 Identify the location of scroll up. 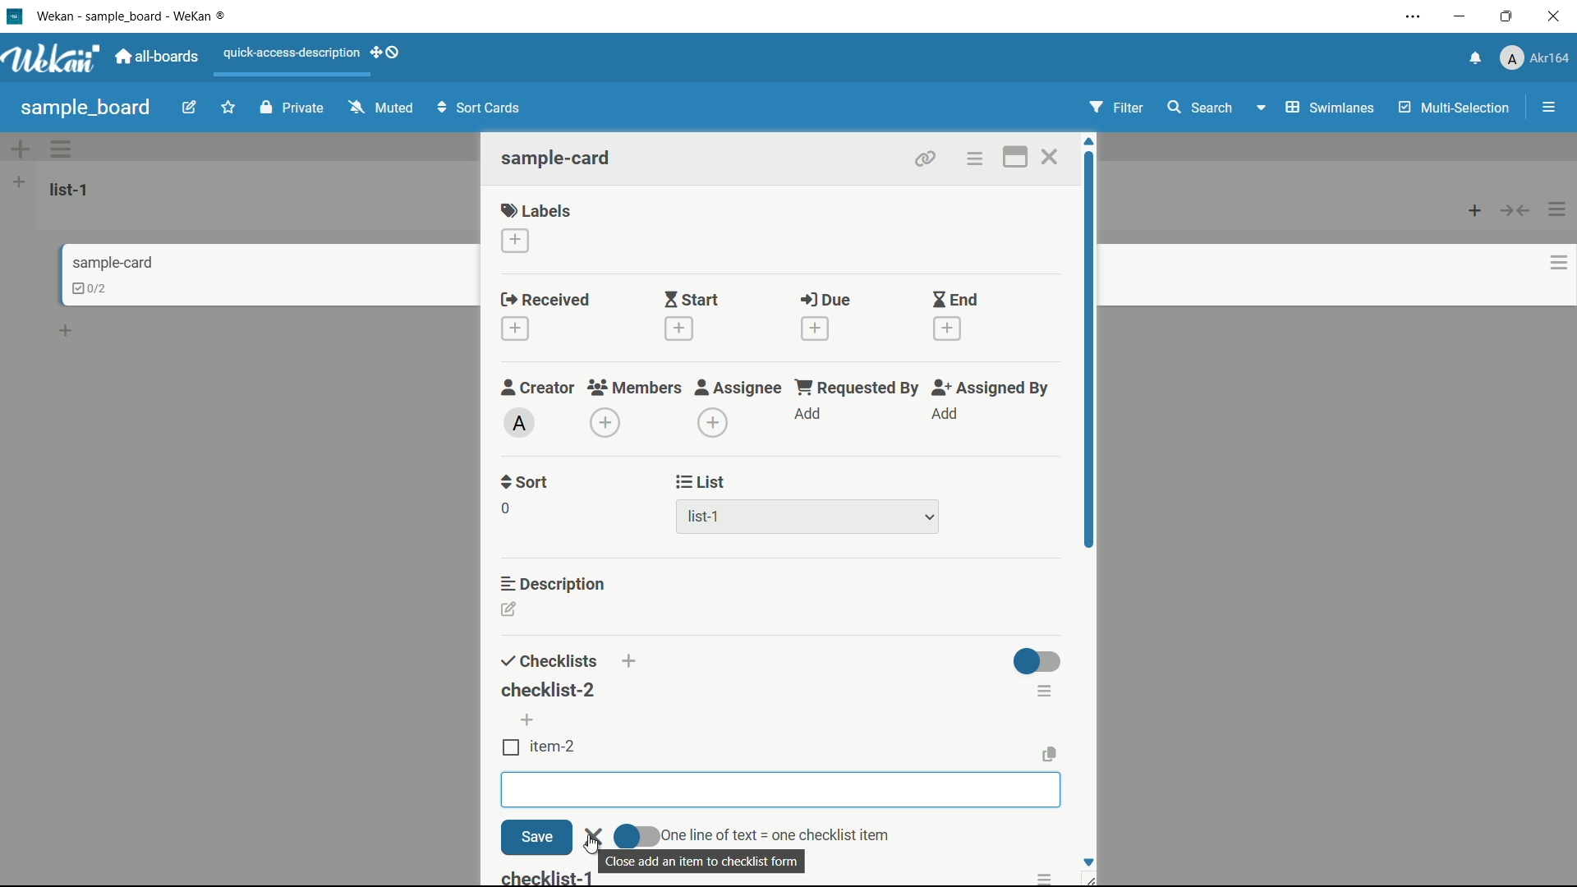
(1091, 141).